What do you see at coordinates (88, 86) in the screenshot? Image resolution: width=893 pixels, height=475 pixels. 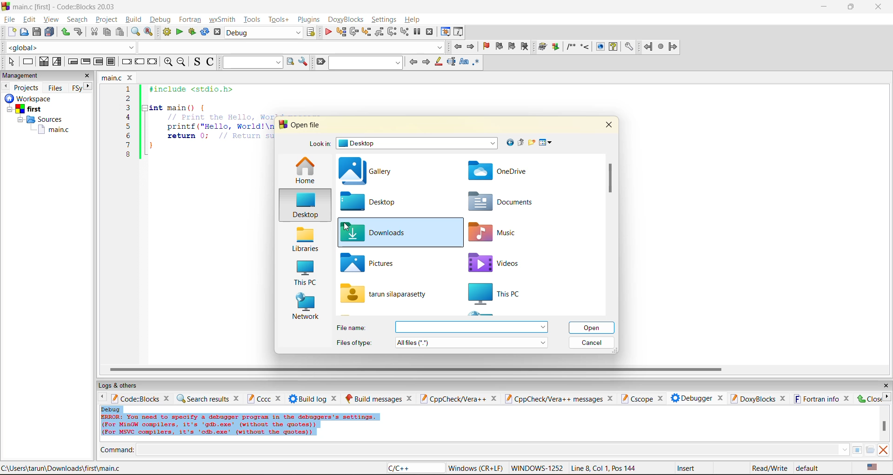 I see `next` at bounding box center [88, 86].